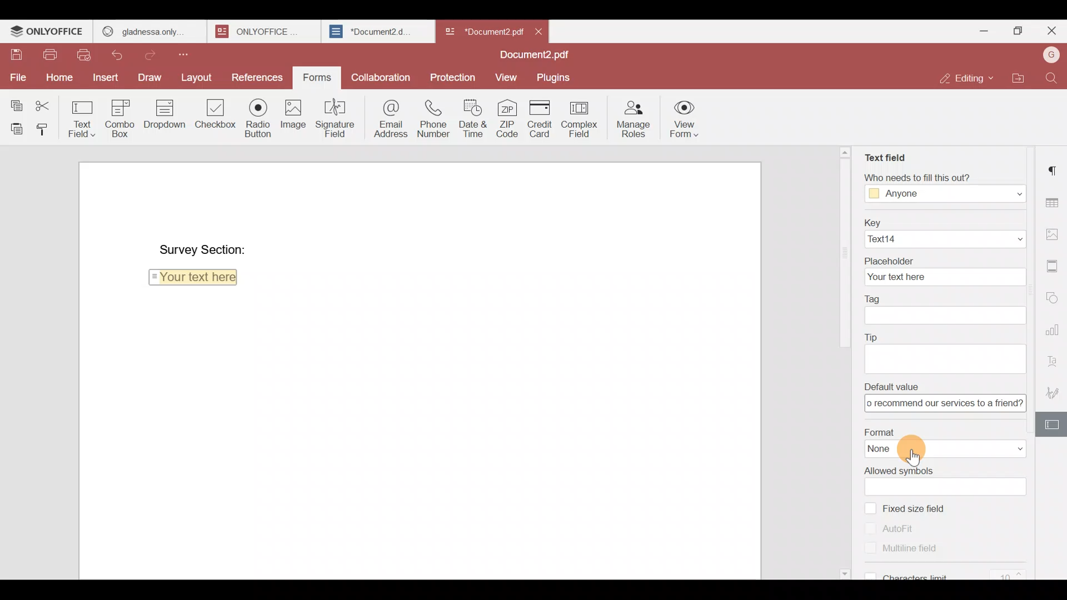 The width and height of the screenshot is (1067, 600). I want to click on Collaboration, so click(383, 79).